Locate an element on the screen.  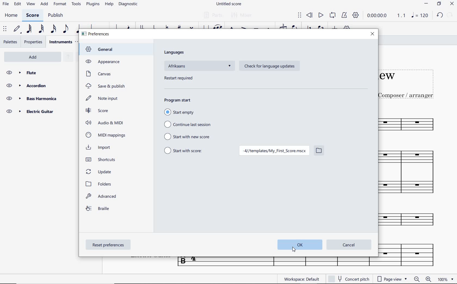
tools is located at coordinates (77, 5).